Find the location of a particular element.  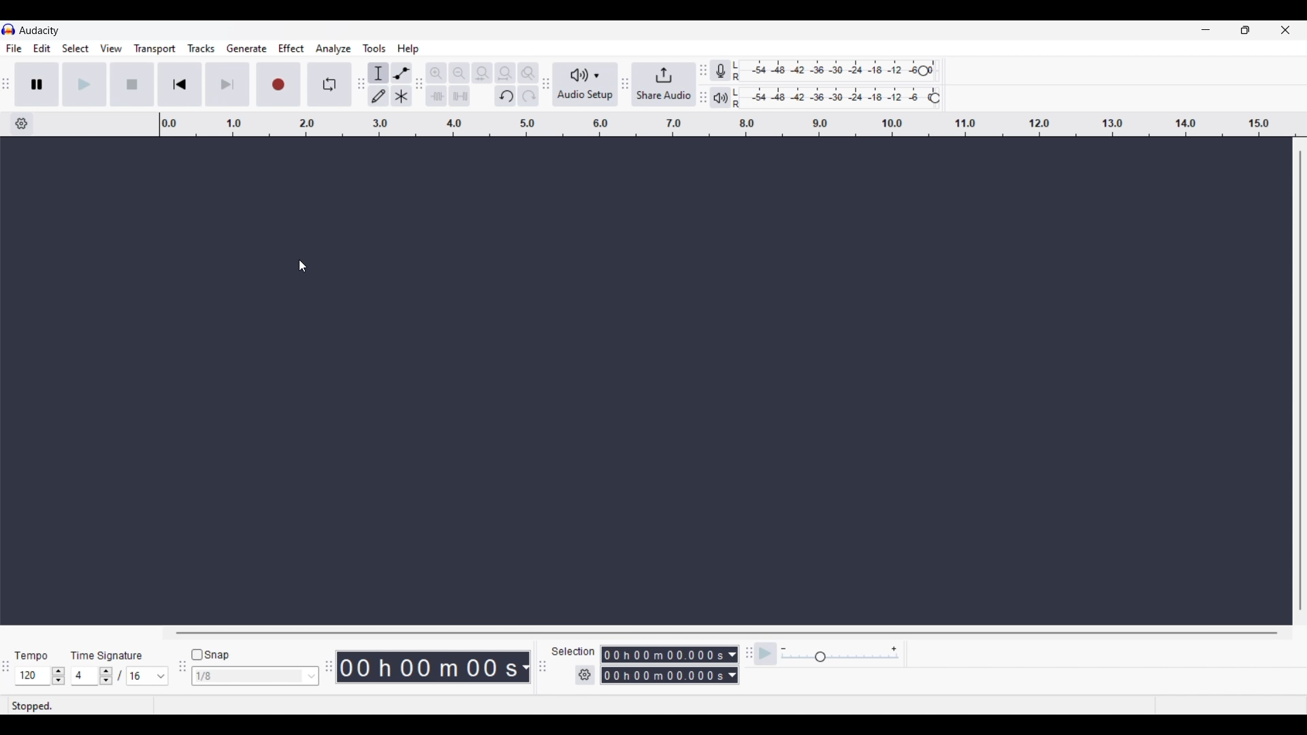

Skip to end/Select to end is located at coordinates (227, 84).